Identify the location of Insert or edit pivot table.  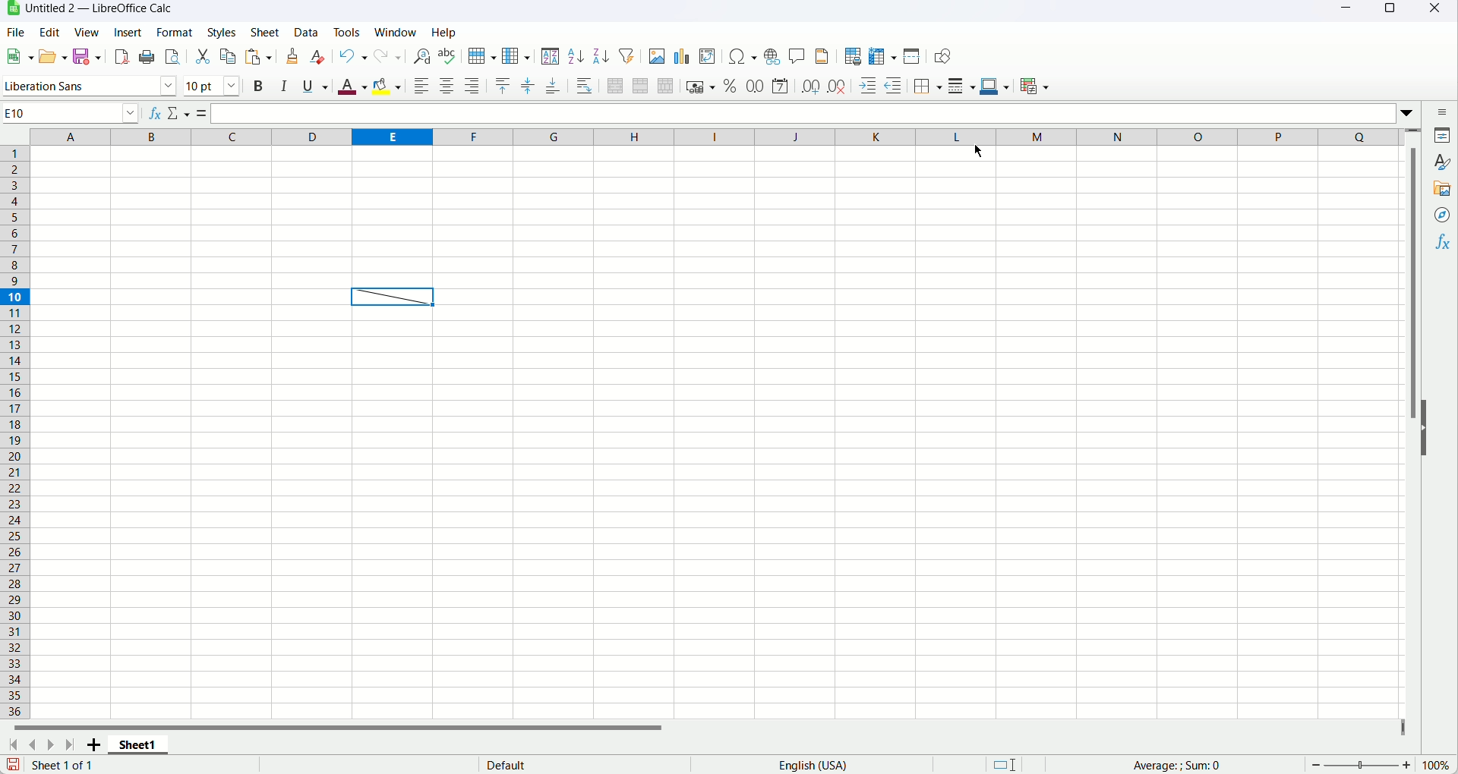
(708, 57).